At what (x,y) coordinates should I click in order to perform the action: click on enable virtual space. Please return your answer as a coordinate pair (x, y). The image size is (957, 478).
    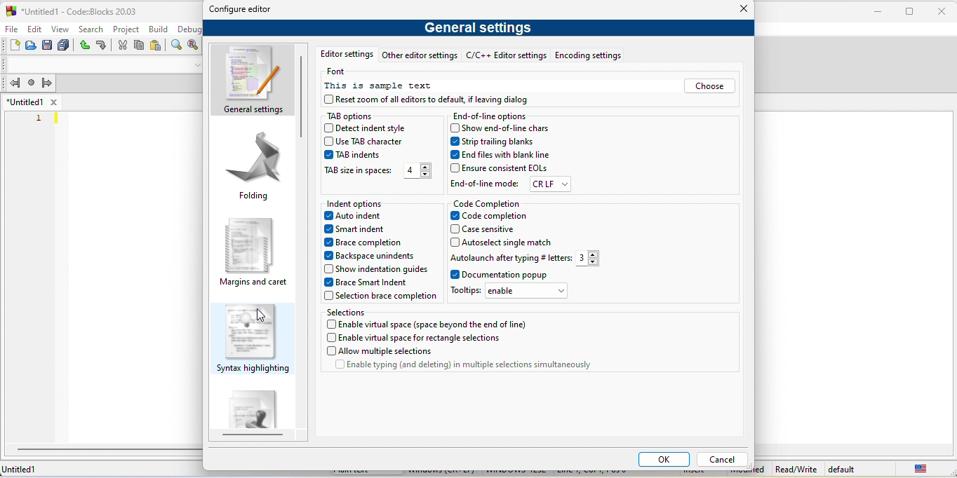
    Looking at the image, I should click on (433, 325).